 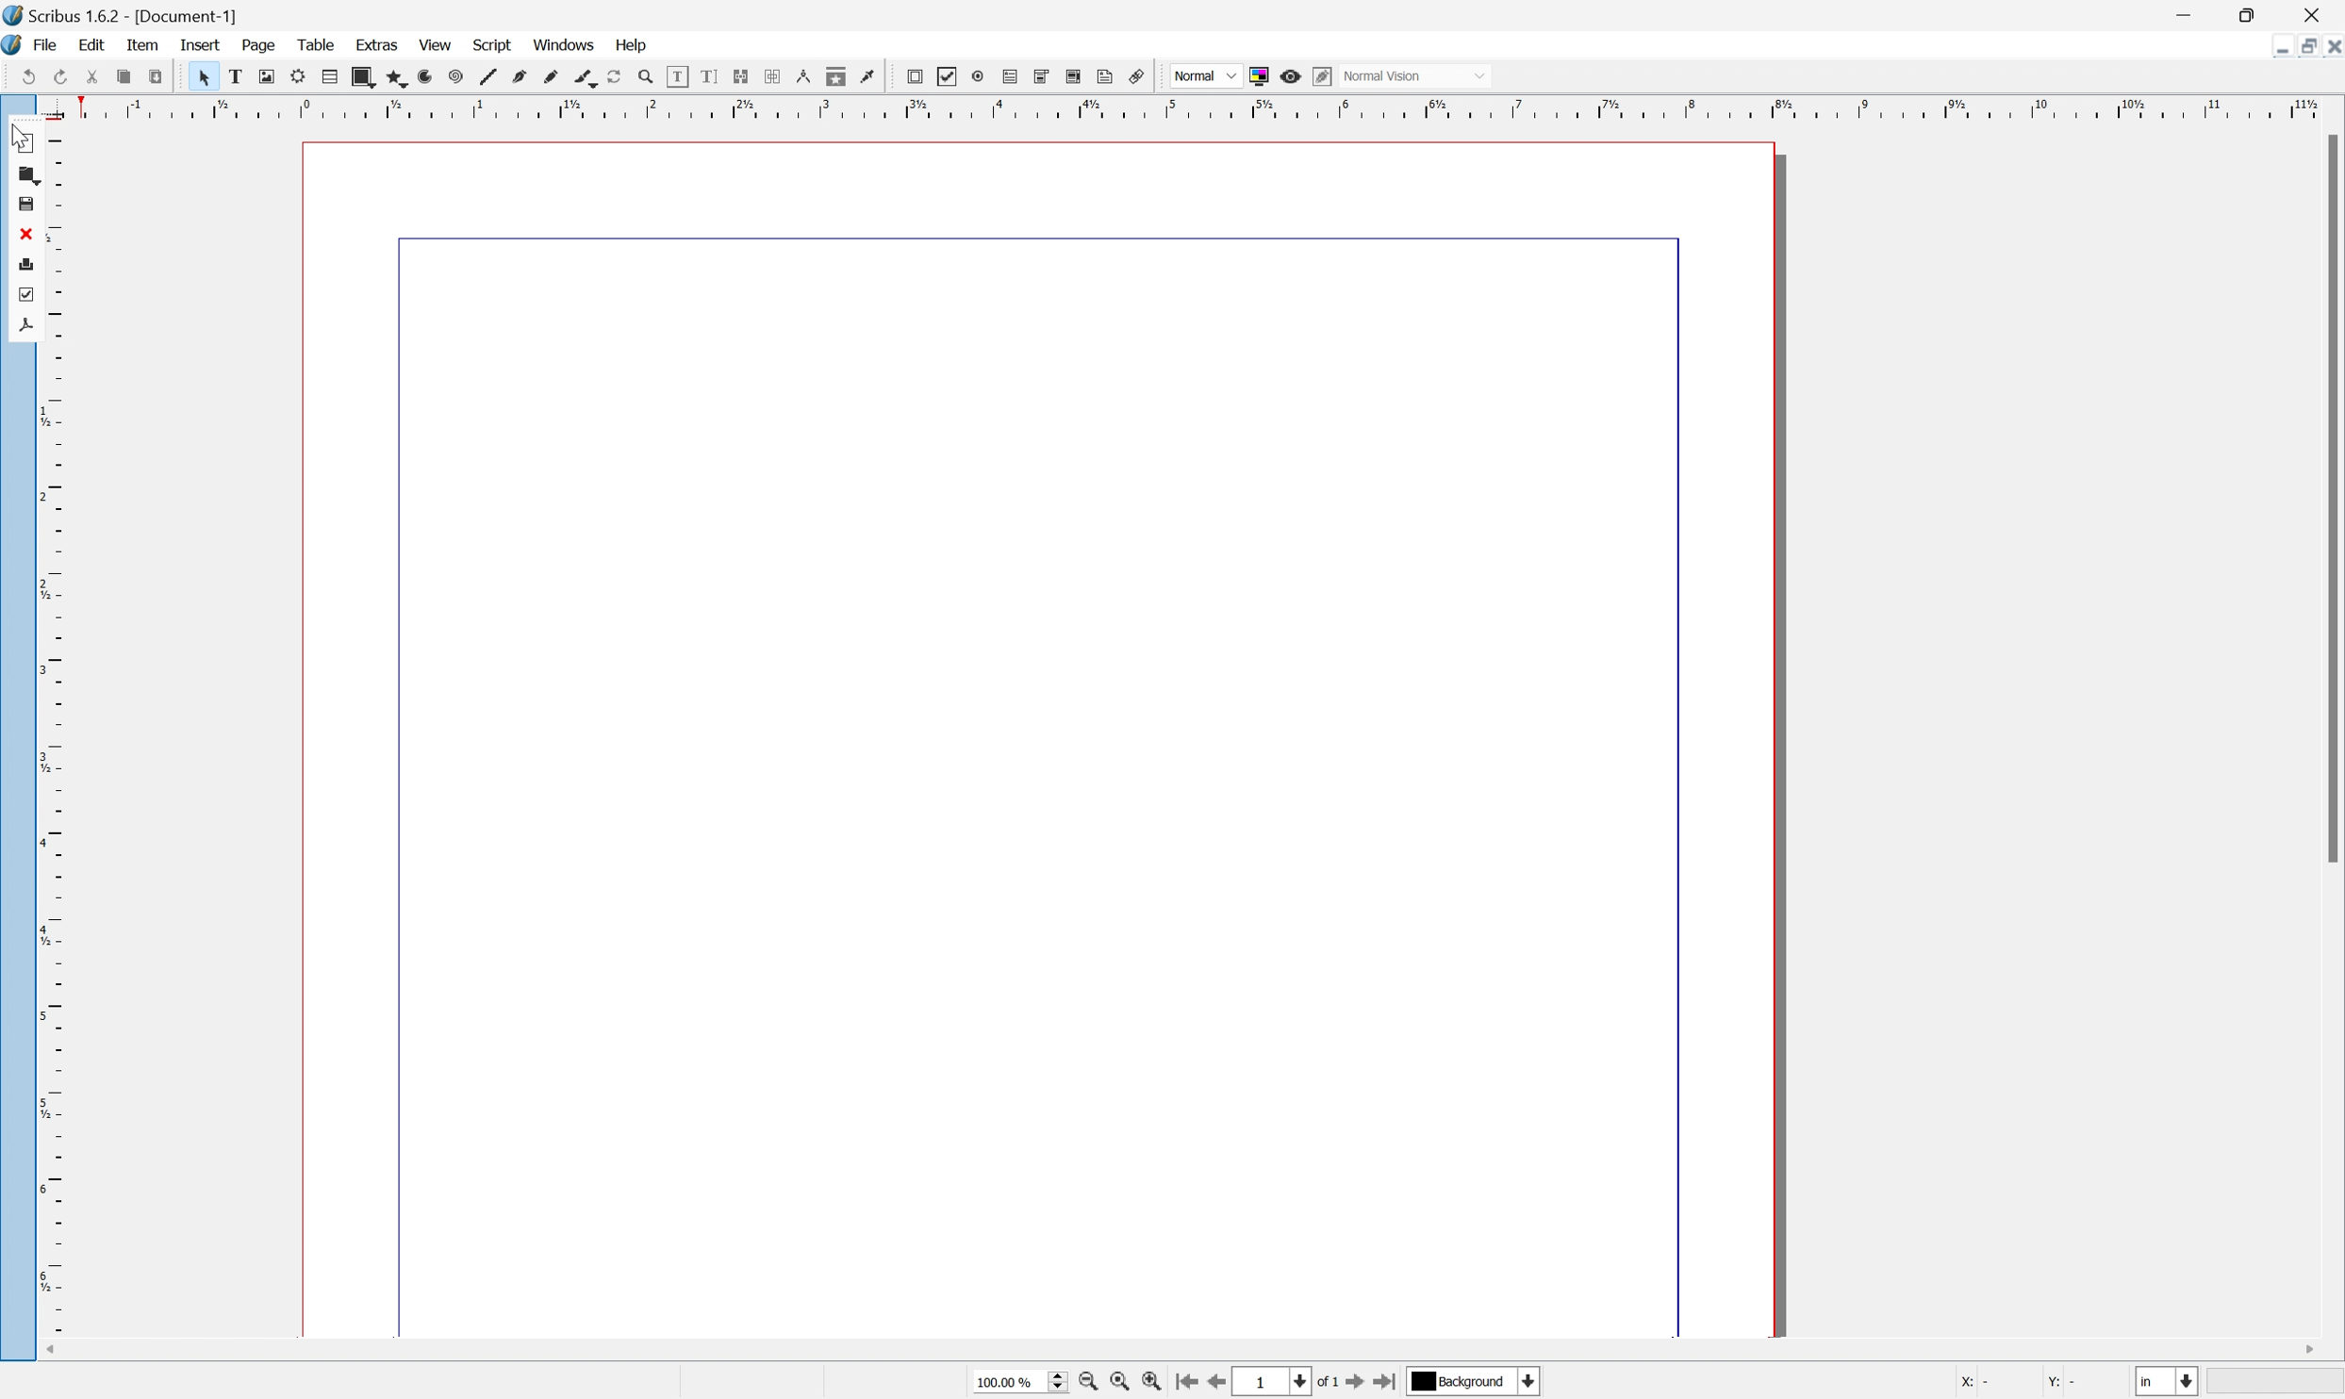 What do you see at coordinates (870, 77) in the screenshot?
I see `Zoom in or zoom out` at bounding box center [870, 77].